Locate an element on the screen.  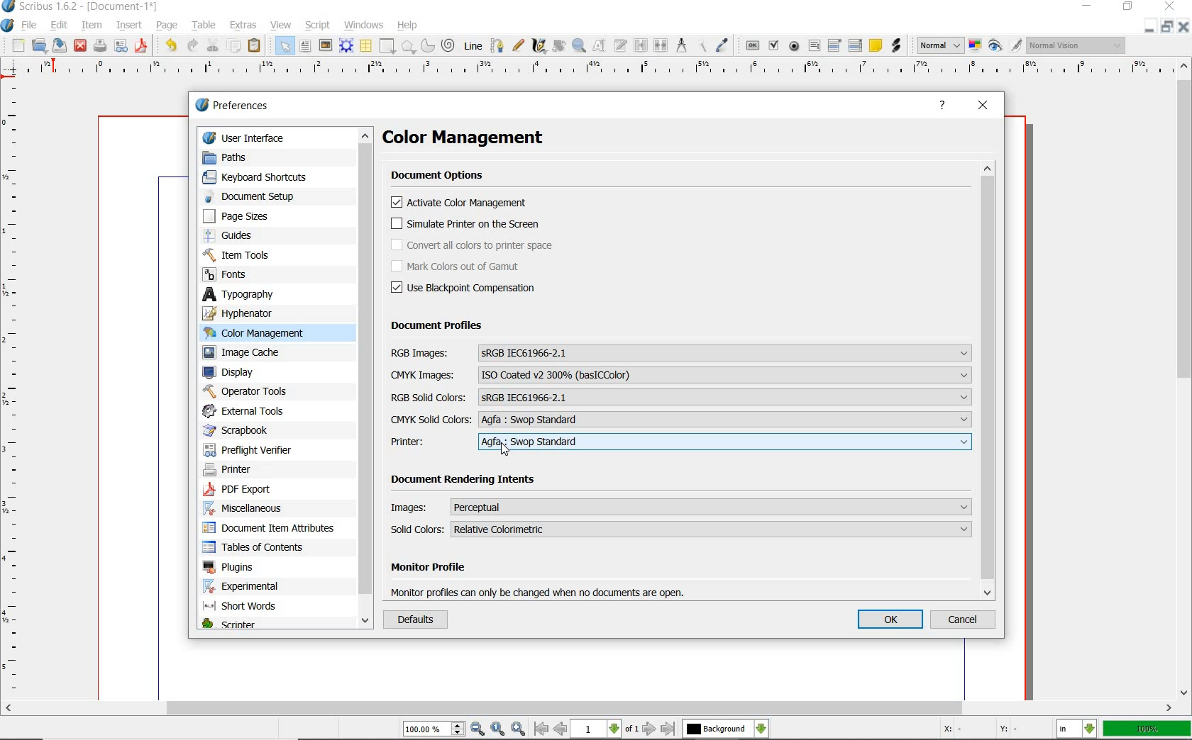
item tools is located at coordinates (253, 255).